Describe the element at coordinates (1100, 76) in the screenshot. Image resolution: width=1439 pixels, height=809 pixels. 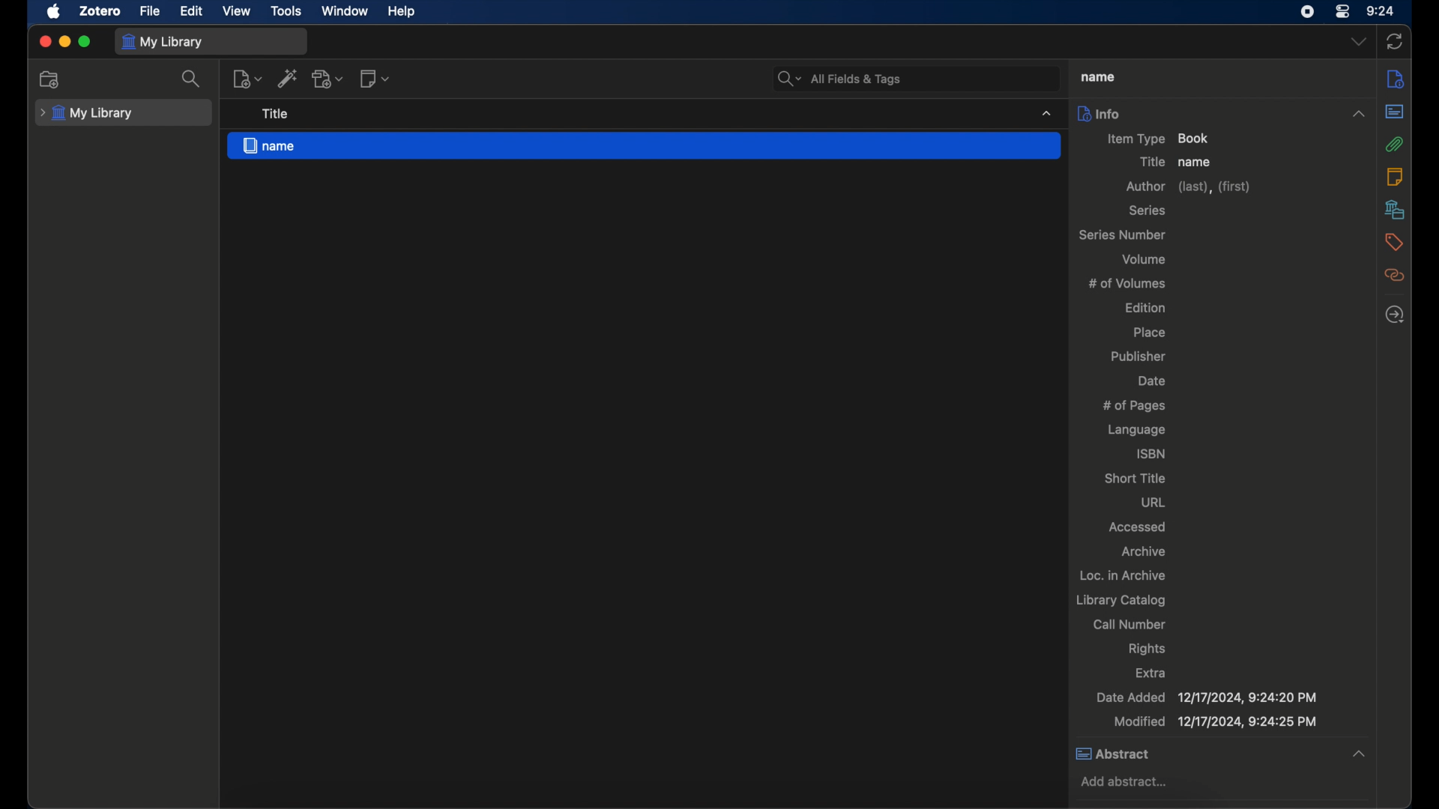
I see `title` at that location.